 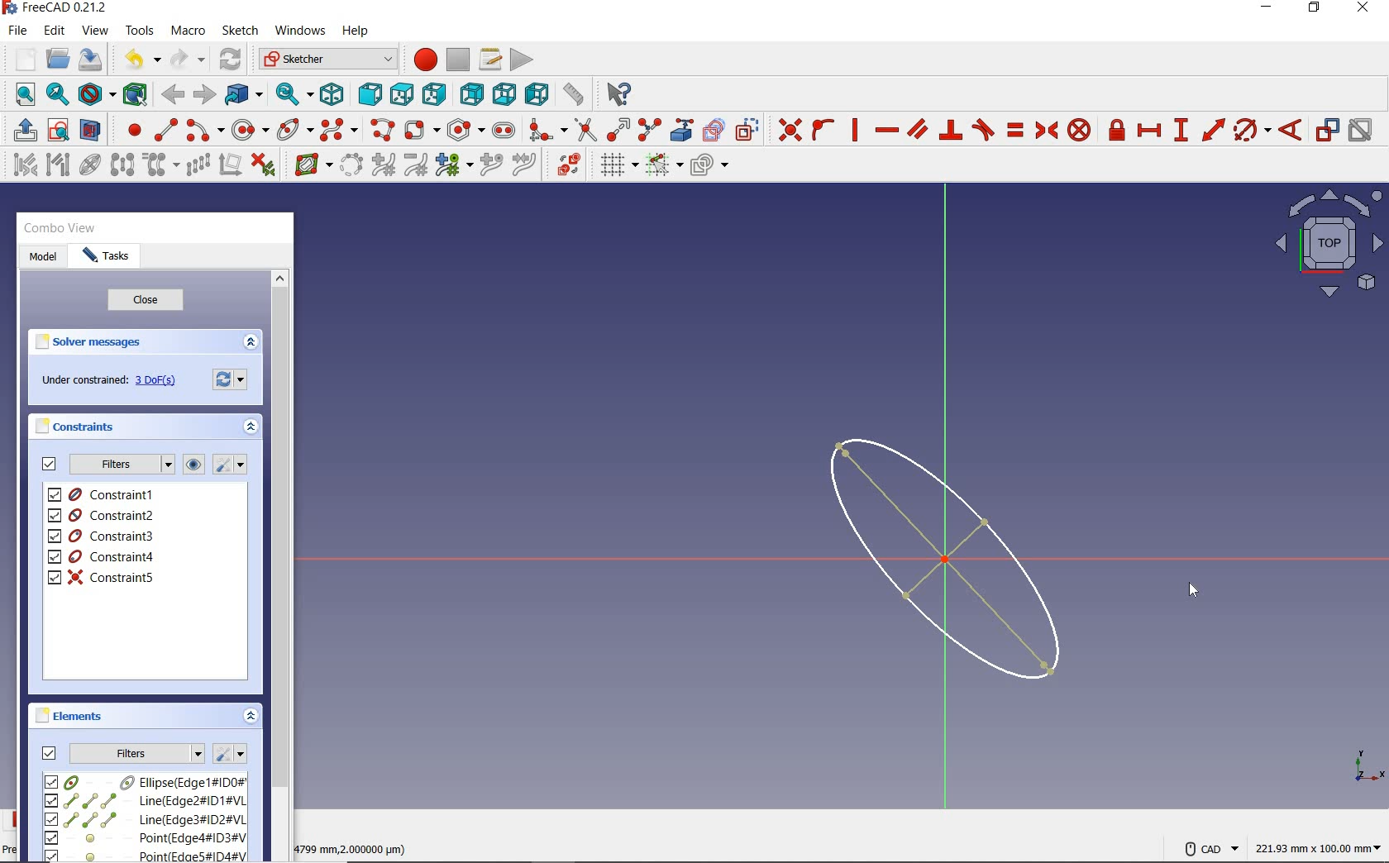 I want to click on stop macro recording, so click(x=459, y=59).